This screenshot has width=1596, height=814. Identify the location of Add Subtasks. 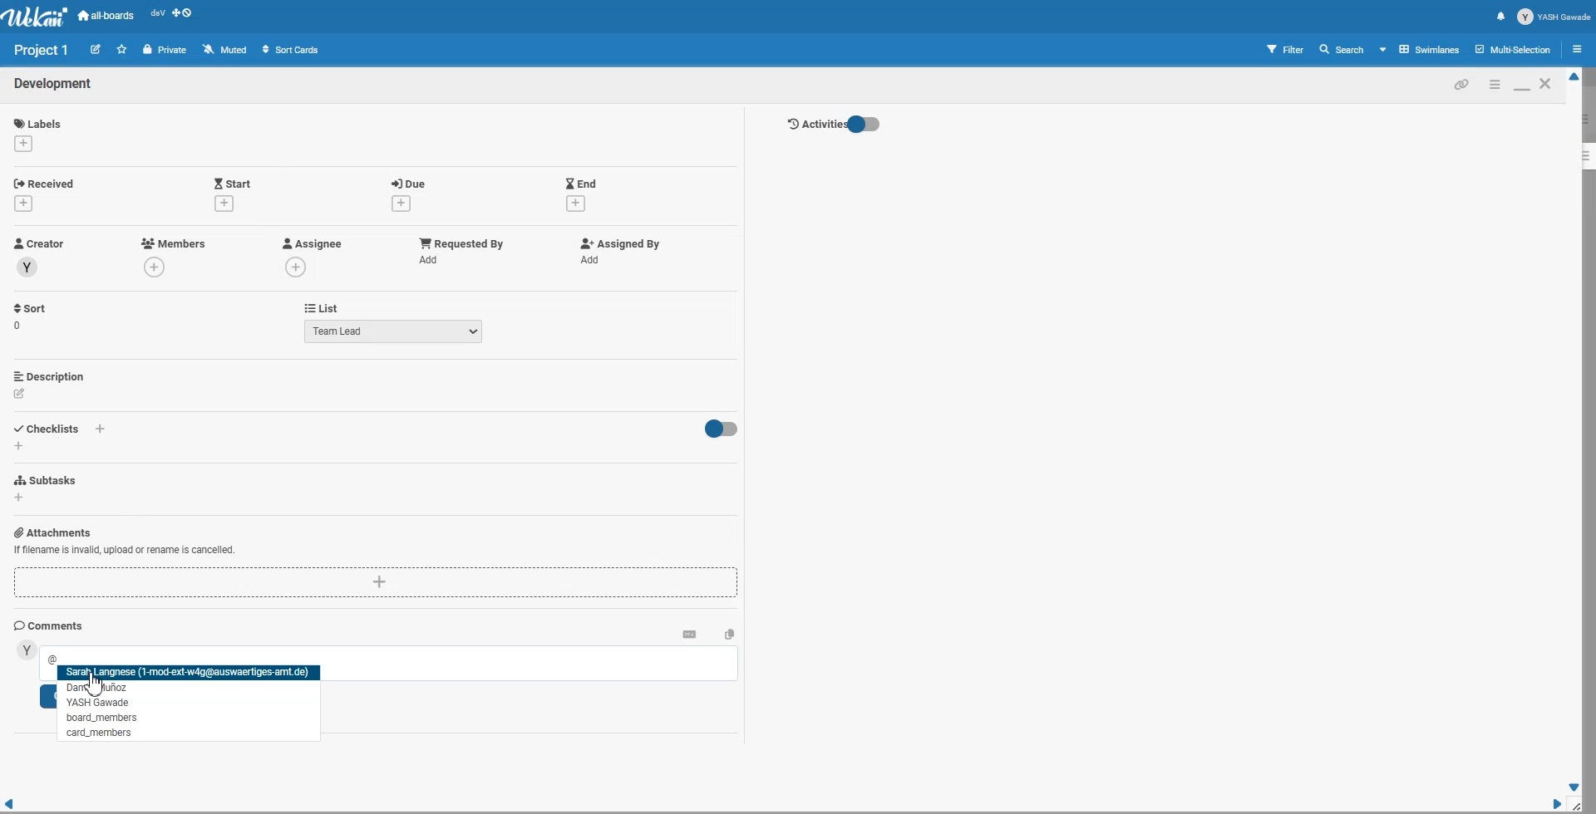
(48, 480).